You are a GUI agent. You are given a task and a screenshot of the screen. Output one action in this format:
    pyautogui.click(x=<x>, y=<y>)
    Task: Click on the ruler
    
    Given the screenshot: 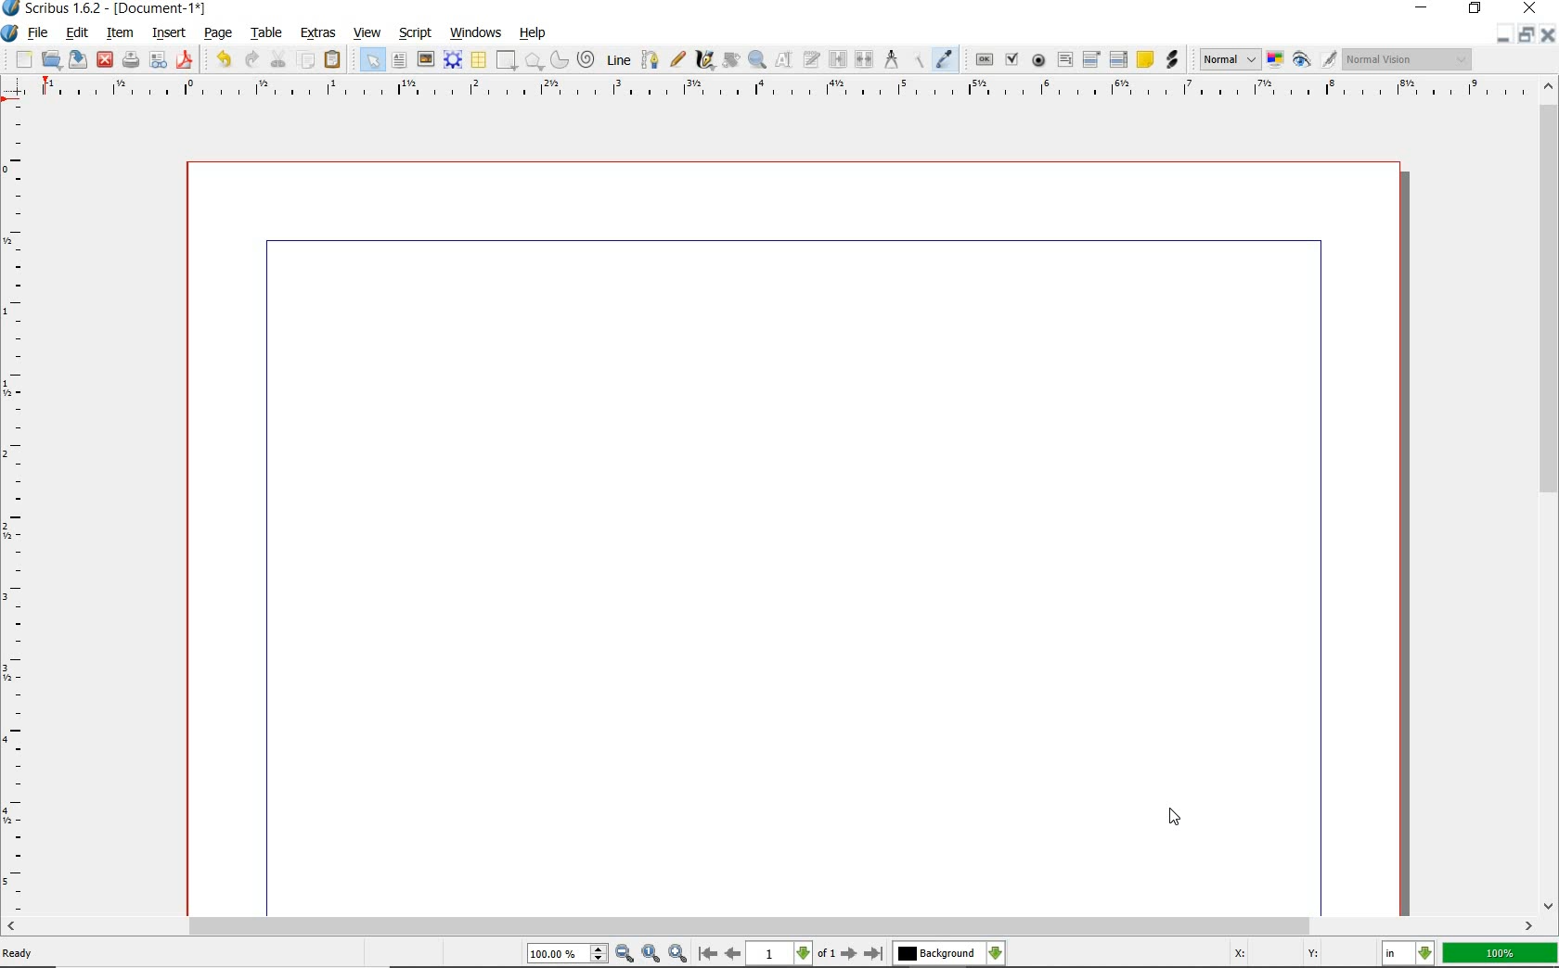 What is the action you would take?
    pyautogui.click(x=17, y=512)
    